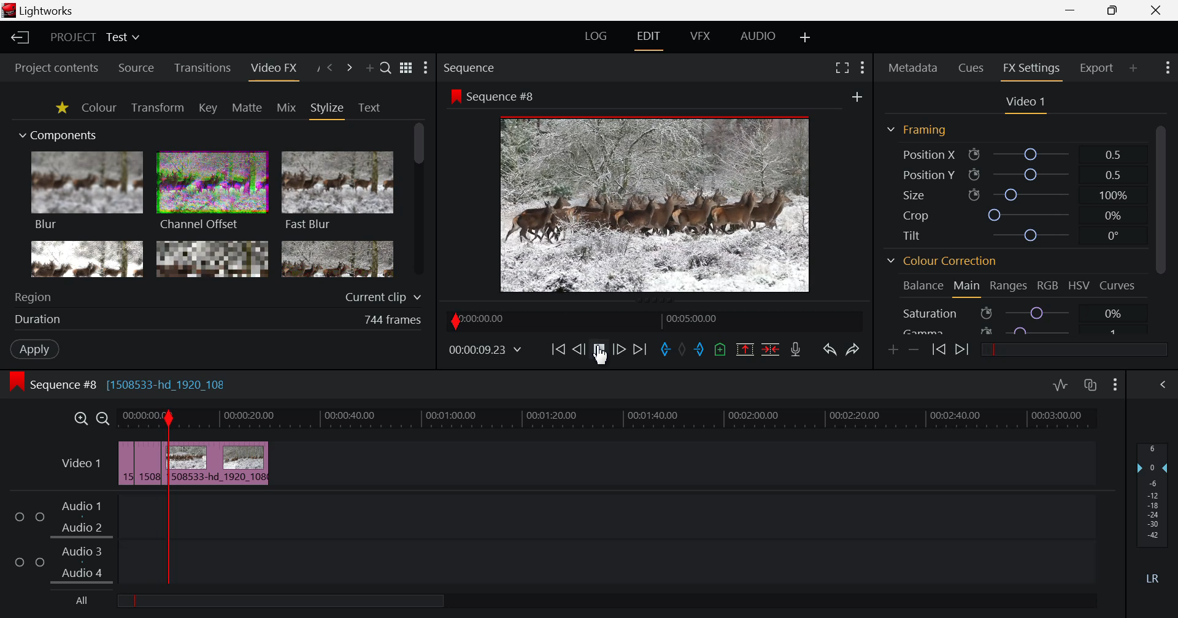 Image resolution: width=1178 pixels, height=618 pixels. Describe the element at coordinates (1010, 286) in the screenshot. I see `Ranges` at that location.